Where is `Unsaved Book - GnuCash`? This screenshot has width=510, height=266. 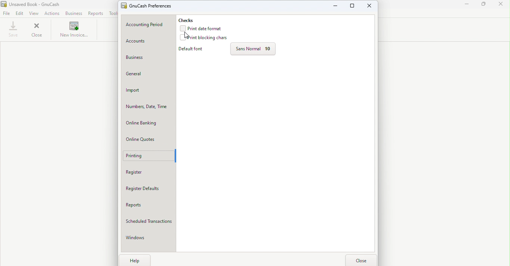 Unsaved Book - GnuCash is located at coordinates (40, 4).